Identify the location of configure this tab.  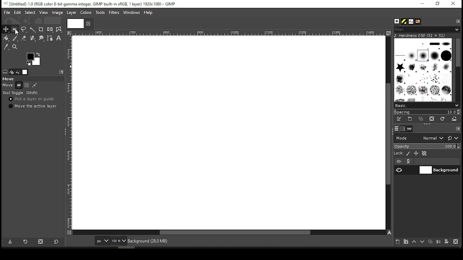
(458, 21).